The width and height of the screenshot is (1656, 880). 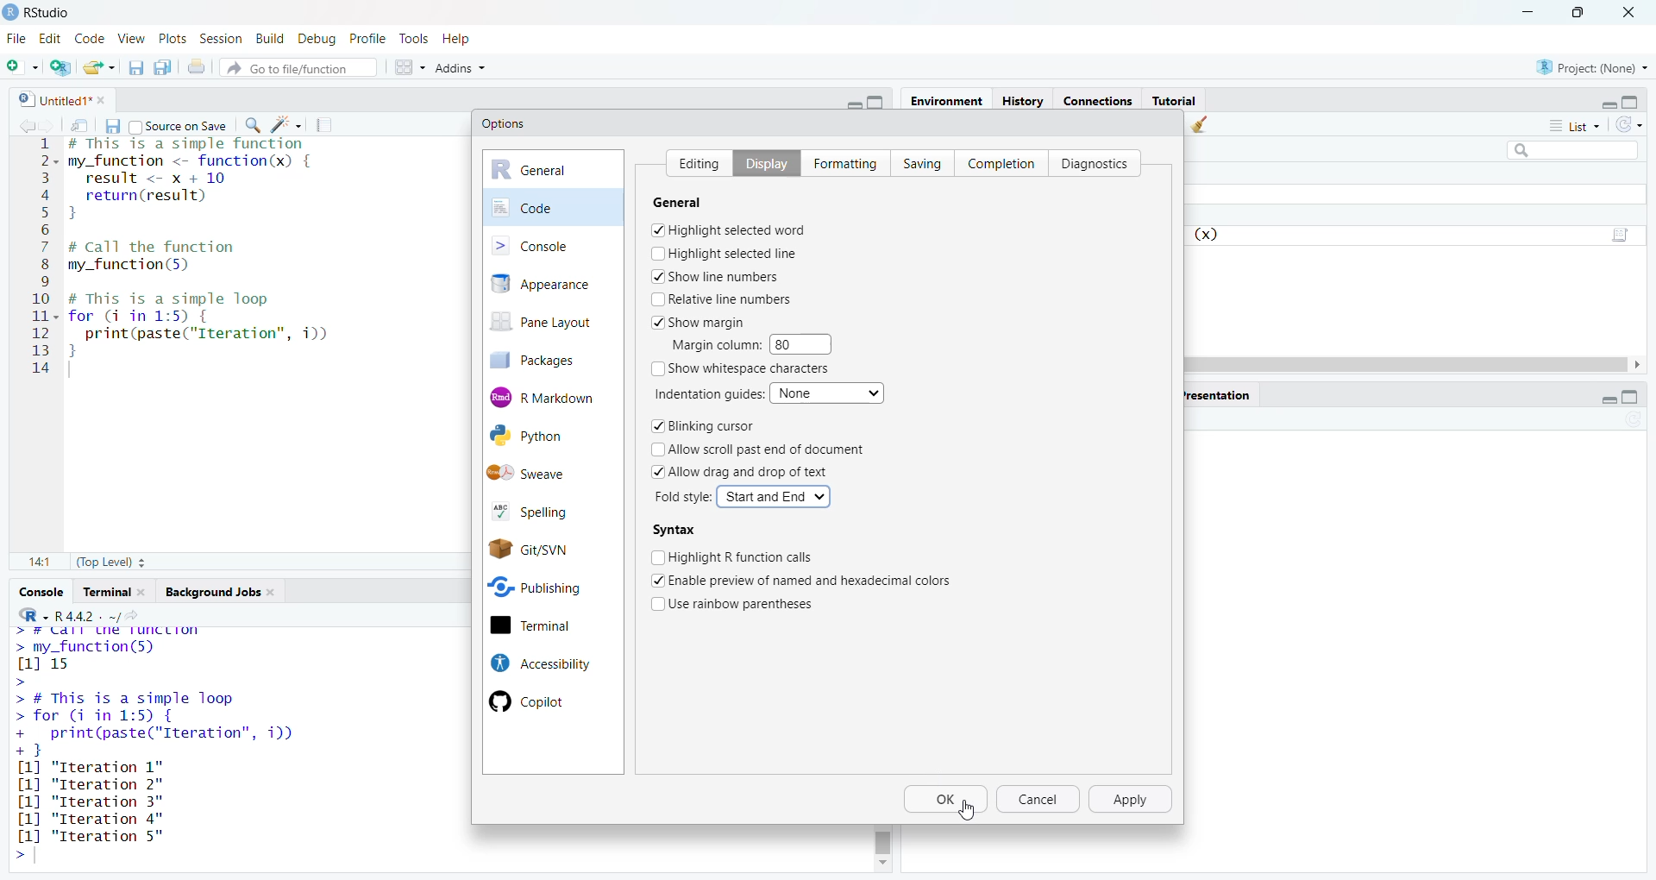 What do you see at coordinates (1603, 101) in the screenshot?
I see `minimize` at bounding box center [1603, 101].